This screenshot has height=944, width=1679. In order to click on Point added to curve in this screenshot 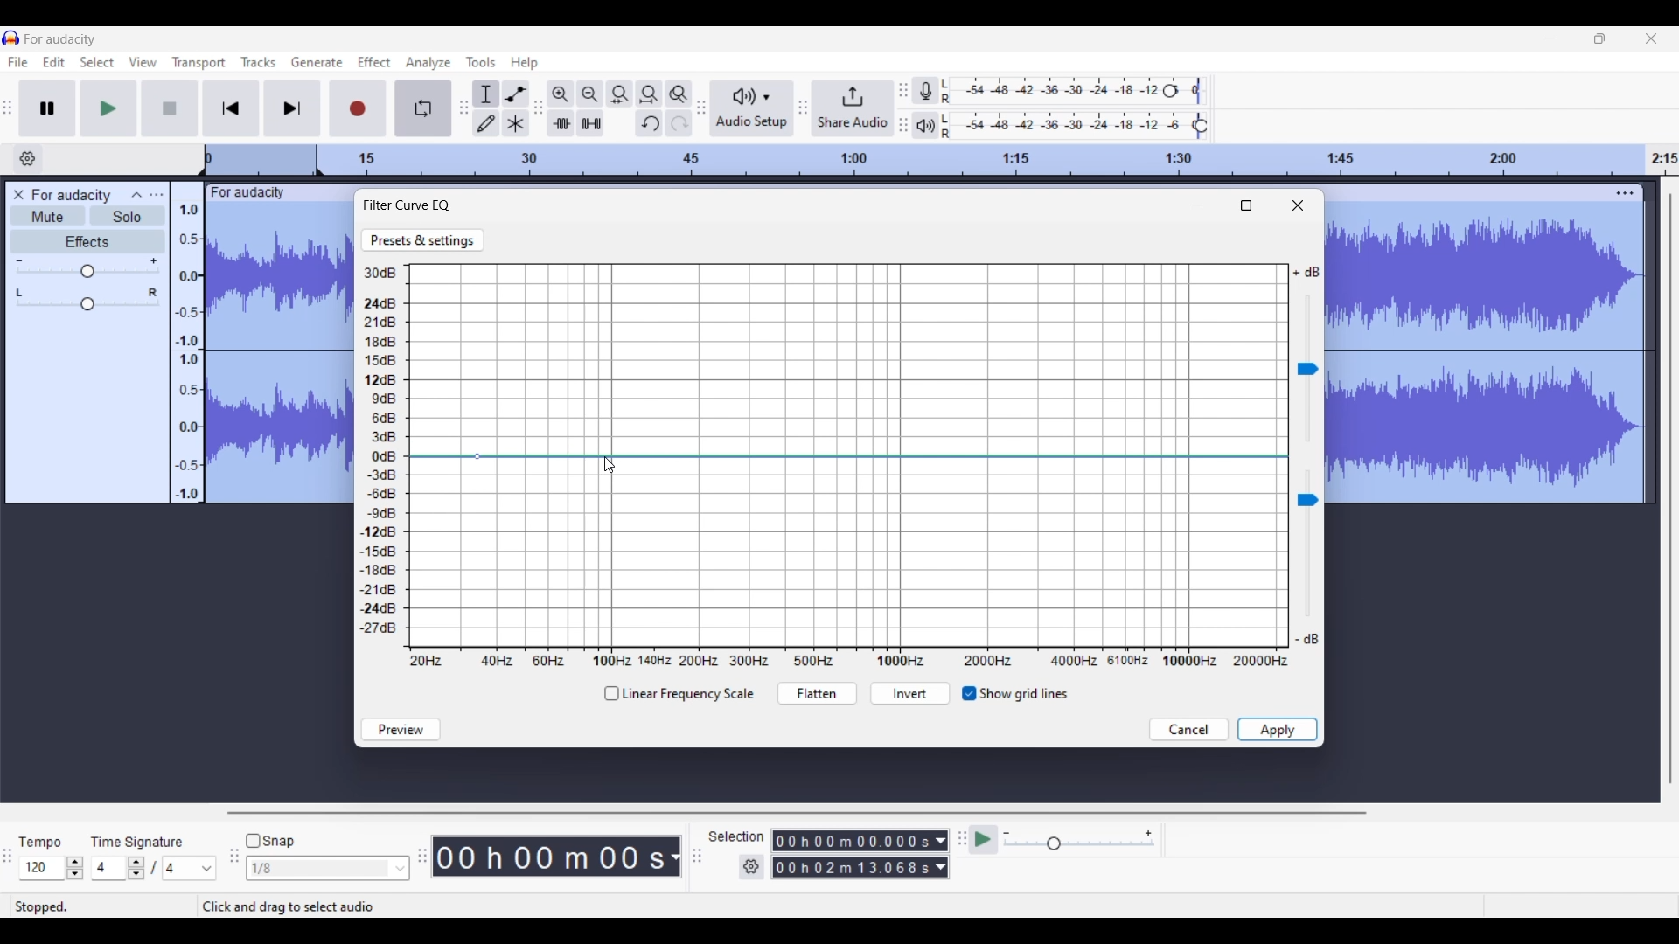, I will do `click(477, 457)`.